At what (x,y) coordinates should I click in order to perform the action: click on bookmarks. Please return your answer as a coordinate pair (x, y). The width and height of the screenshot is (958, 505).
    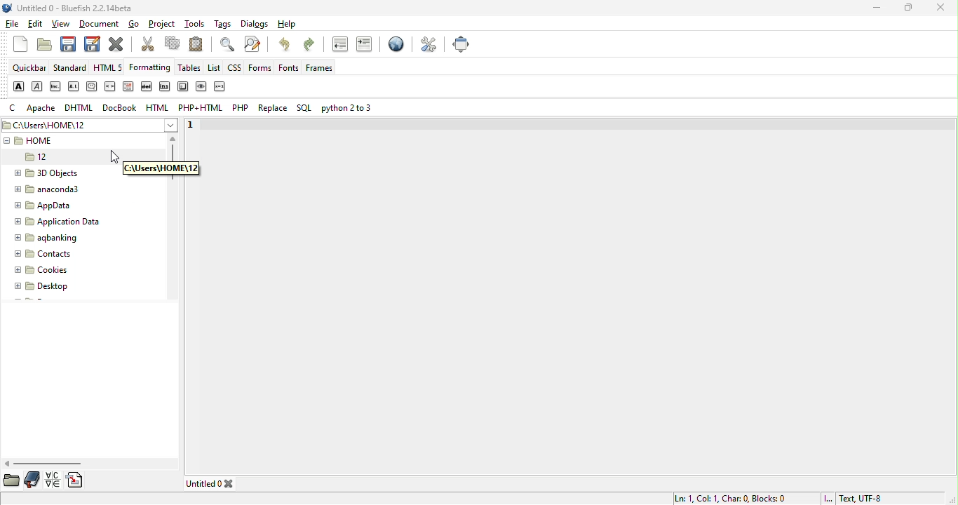
    Looking at the image, I should click on (34, 480).